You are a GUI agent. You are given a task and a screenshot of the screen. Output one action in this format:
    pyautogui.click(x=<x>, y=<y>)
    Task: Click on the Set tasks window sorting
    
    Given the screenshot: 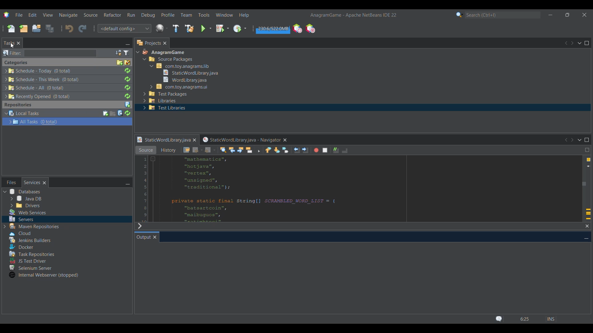 What is the action you would take?
    pyautogui.click(x=118, y=53)
    